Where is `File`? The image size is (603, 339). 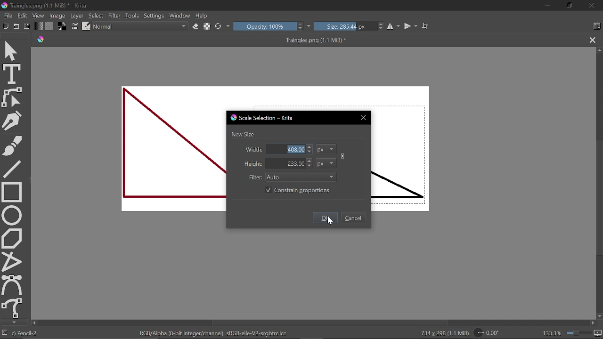
File is located at coordinates (7, 15).